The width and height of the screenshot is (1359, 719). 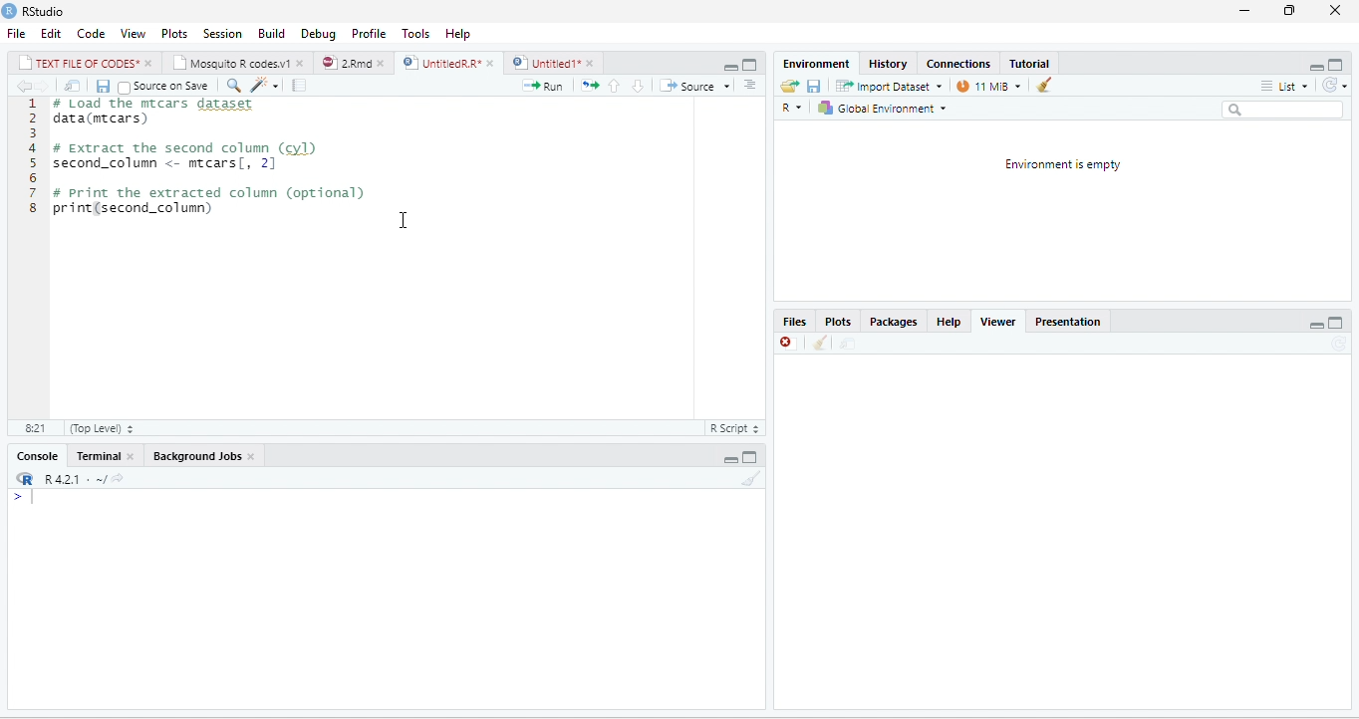 I want to click on R, so click(x=795, y=108).